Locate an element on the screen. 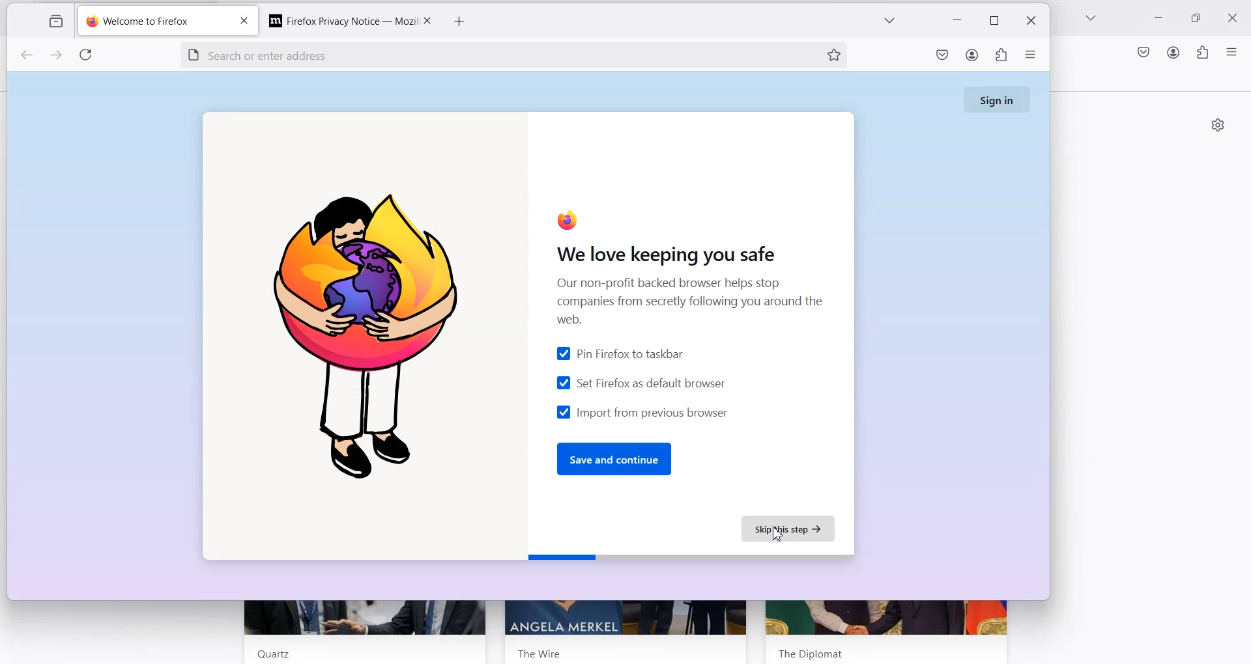 The image size is (1251, 664). The Dipolomat is located at coordinates (807, 651).